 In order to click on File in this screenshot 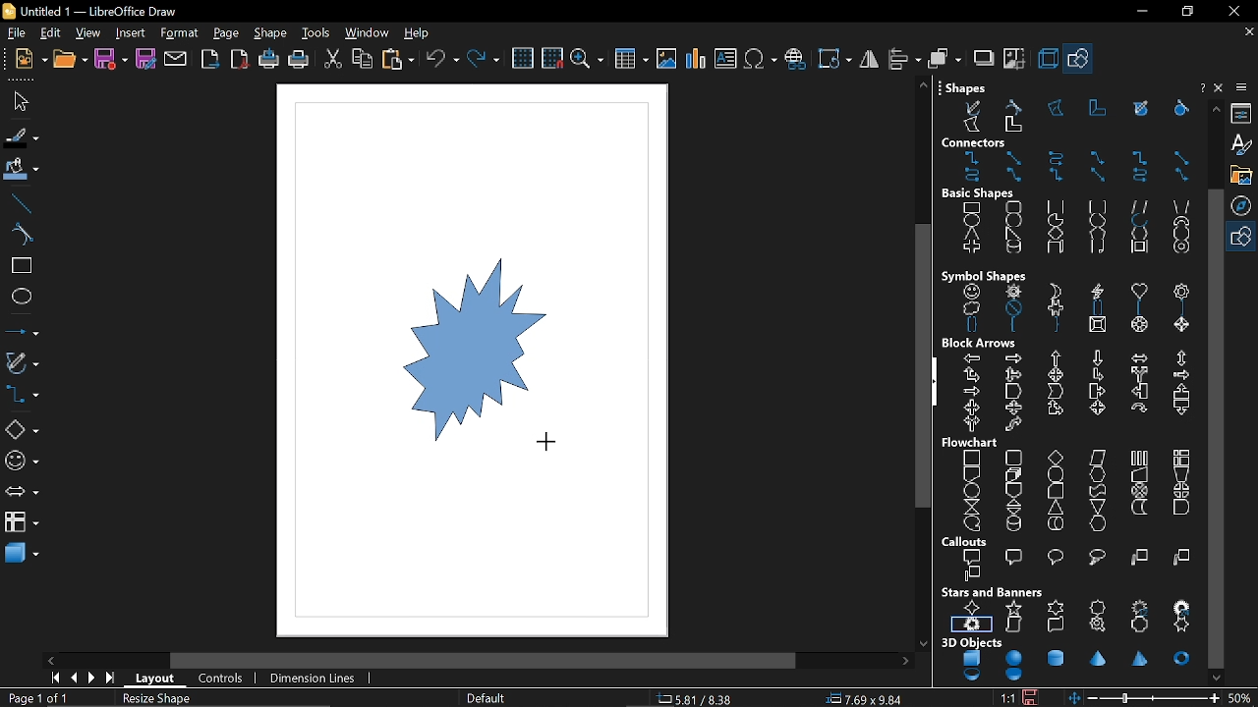, I will do `click(17, 34)`.